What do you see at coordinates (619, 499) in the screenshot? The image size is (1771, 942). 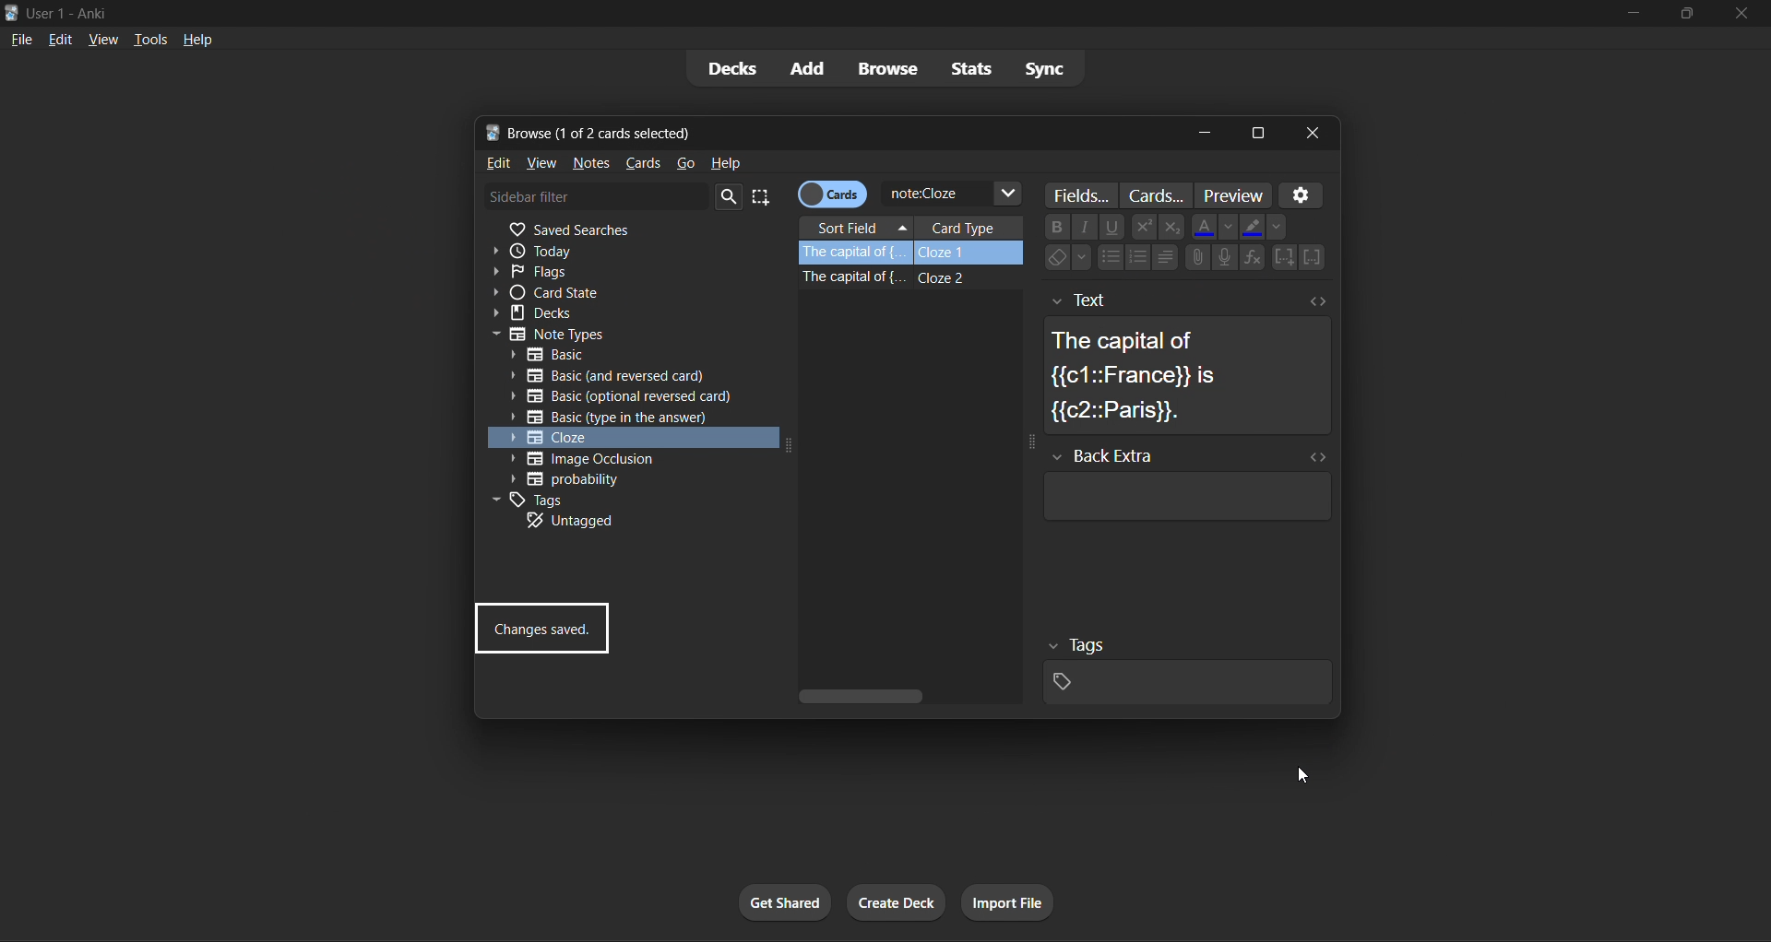 I see `tags filter` at bounding box center [619, 499].